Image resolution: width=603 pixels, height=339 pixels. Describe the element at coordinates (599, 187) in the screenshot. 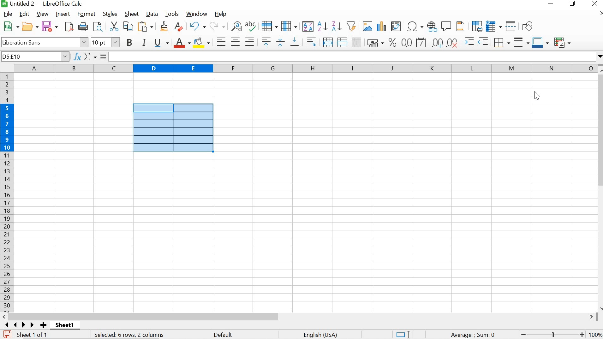

I see `SCROLLBAR` at that location.